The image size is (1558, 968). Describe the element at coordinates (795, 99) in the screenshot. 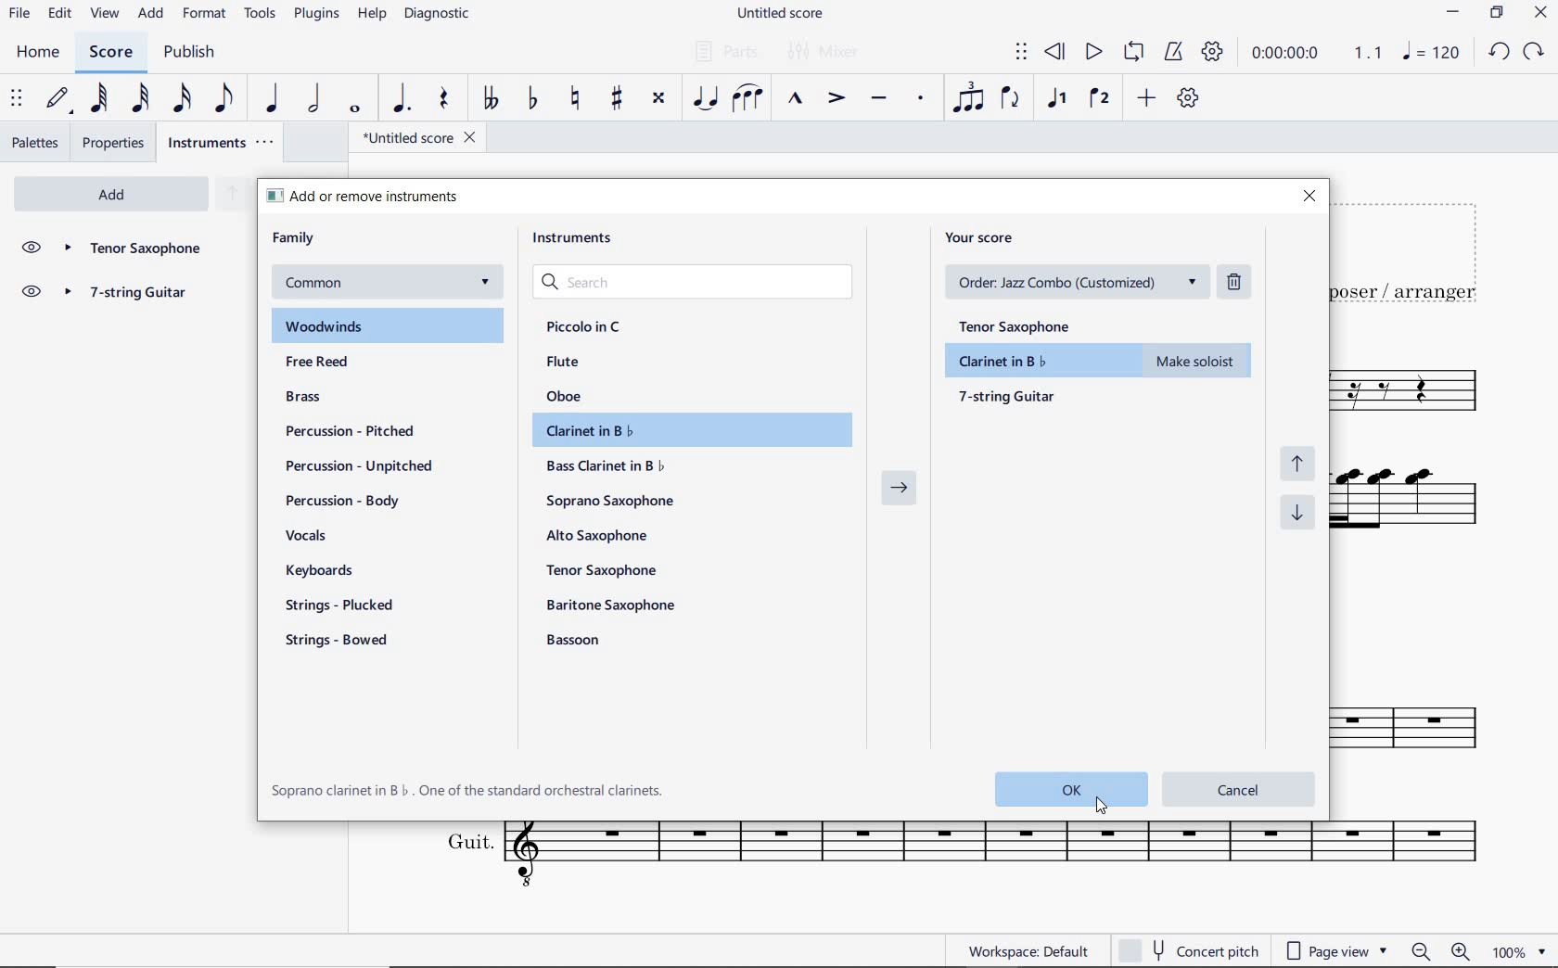

I see `MARCATO` at that location.